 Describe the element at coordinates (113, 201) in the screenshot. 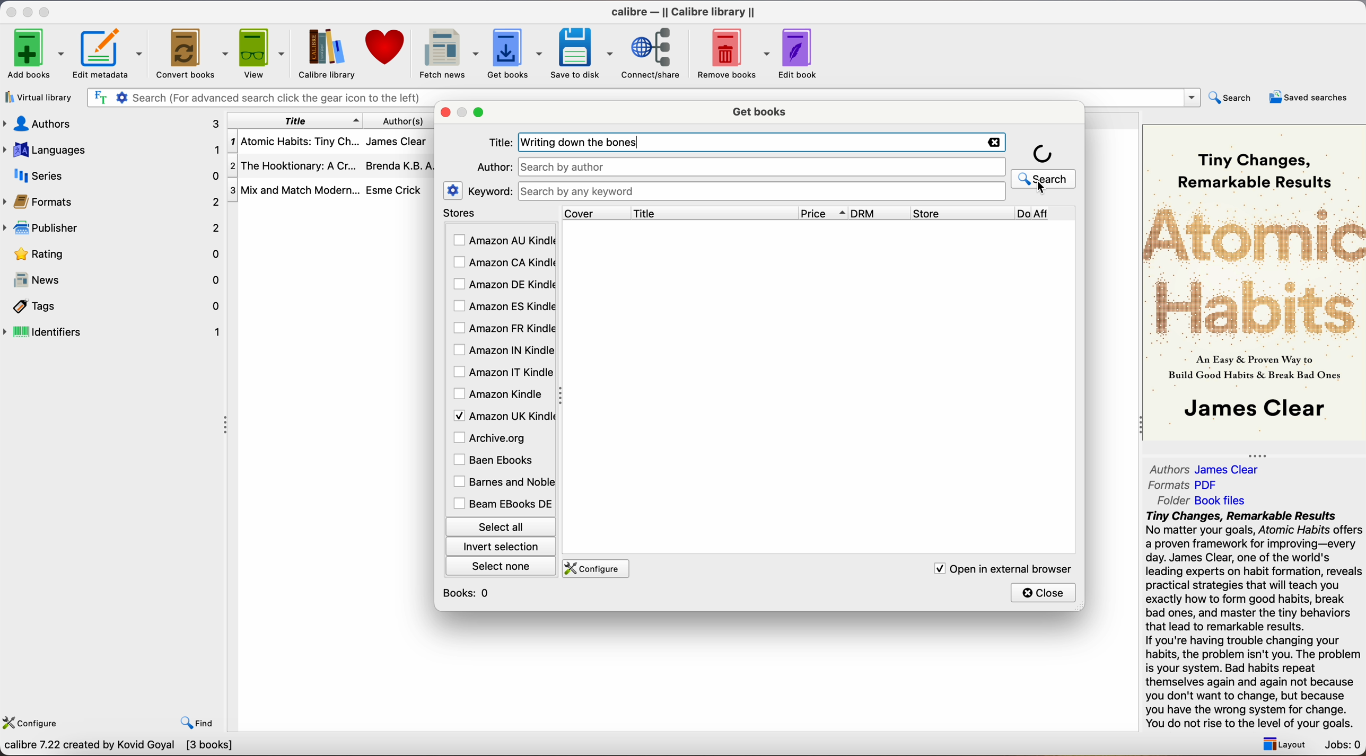

I see `formats` at that location.